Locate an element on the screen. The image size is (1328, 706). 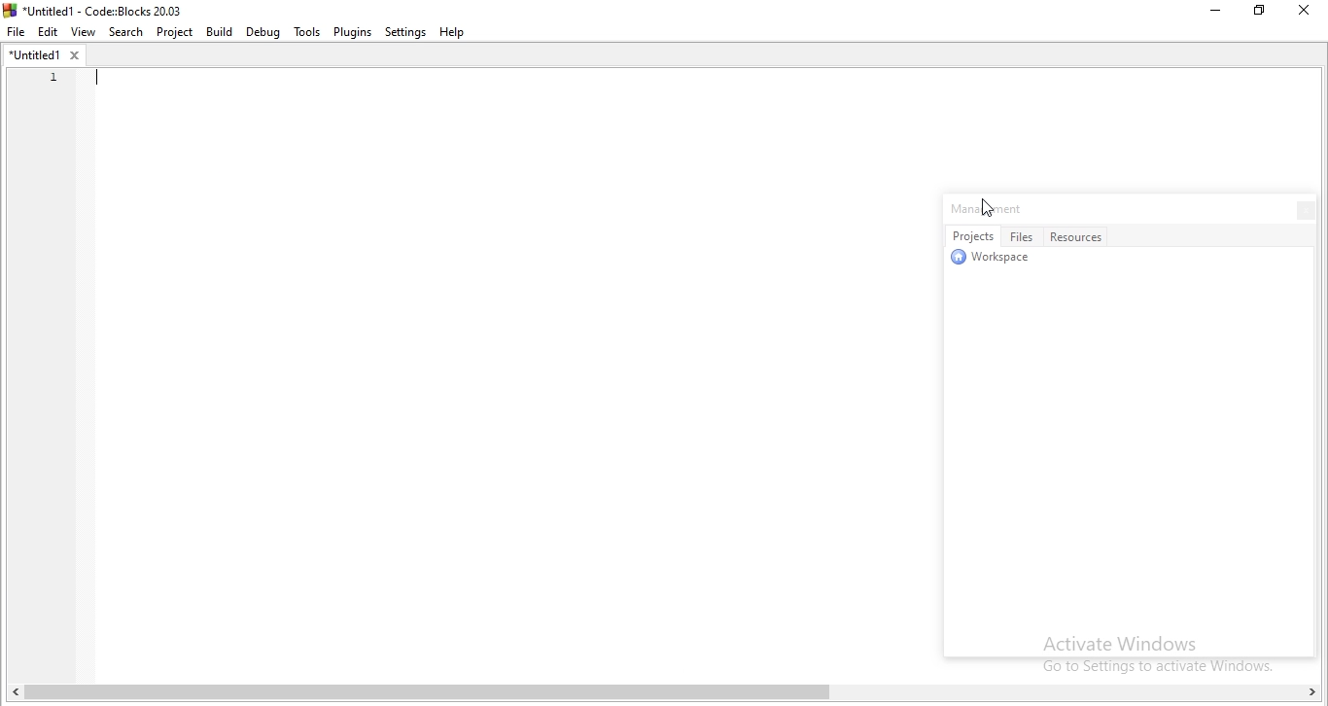
Edit  is located at coordinates (50, 30).